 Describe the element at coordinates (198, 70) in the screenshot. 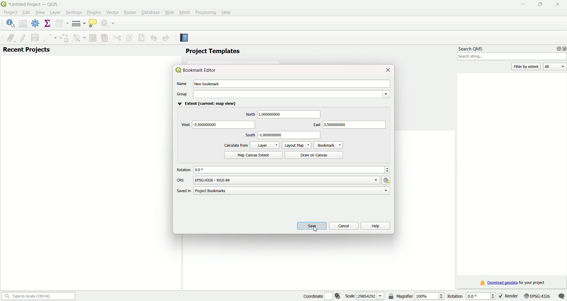

I see `Bookmark editor` at that location.